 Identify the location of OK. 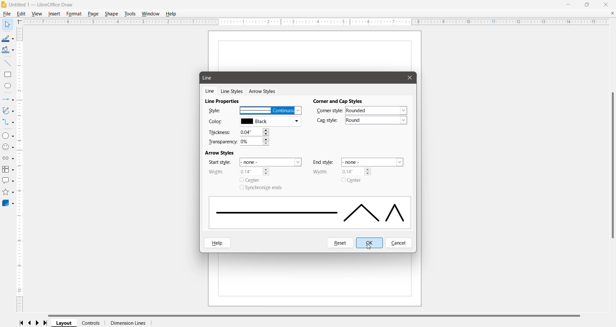
(369, 243).